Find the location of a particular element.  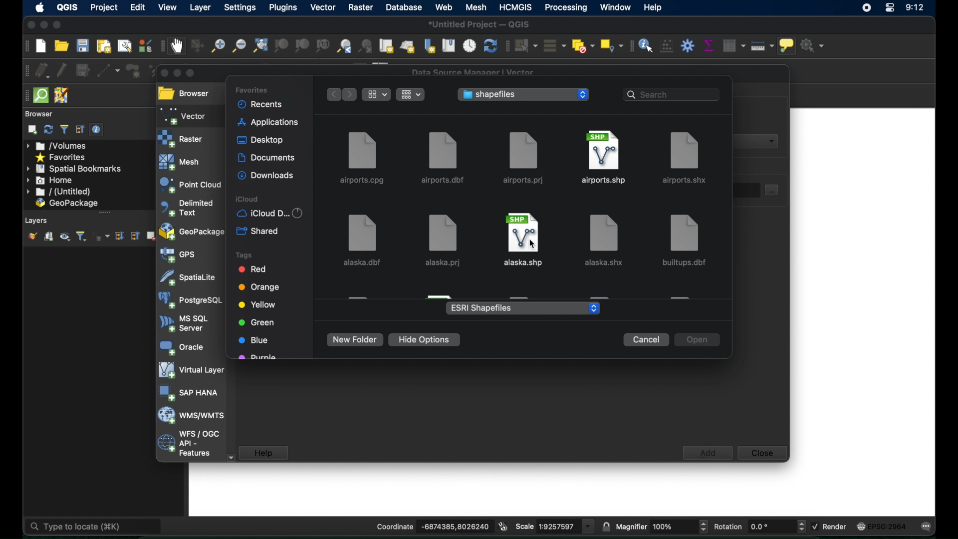

maximize is located at coordinates (59, 25).